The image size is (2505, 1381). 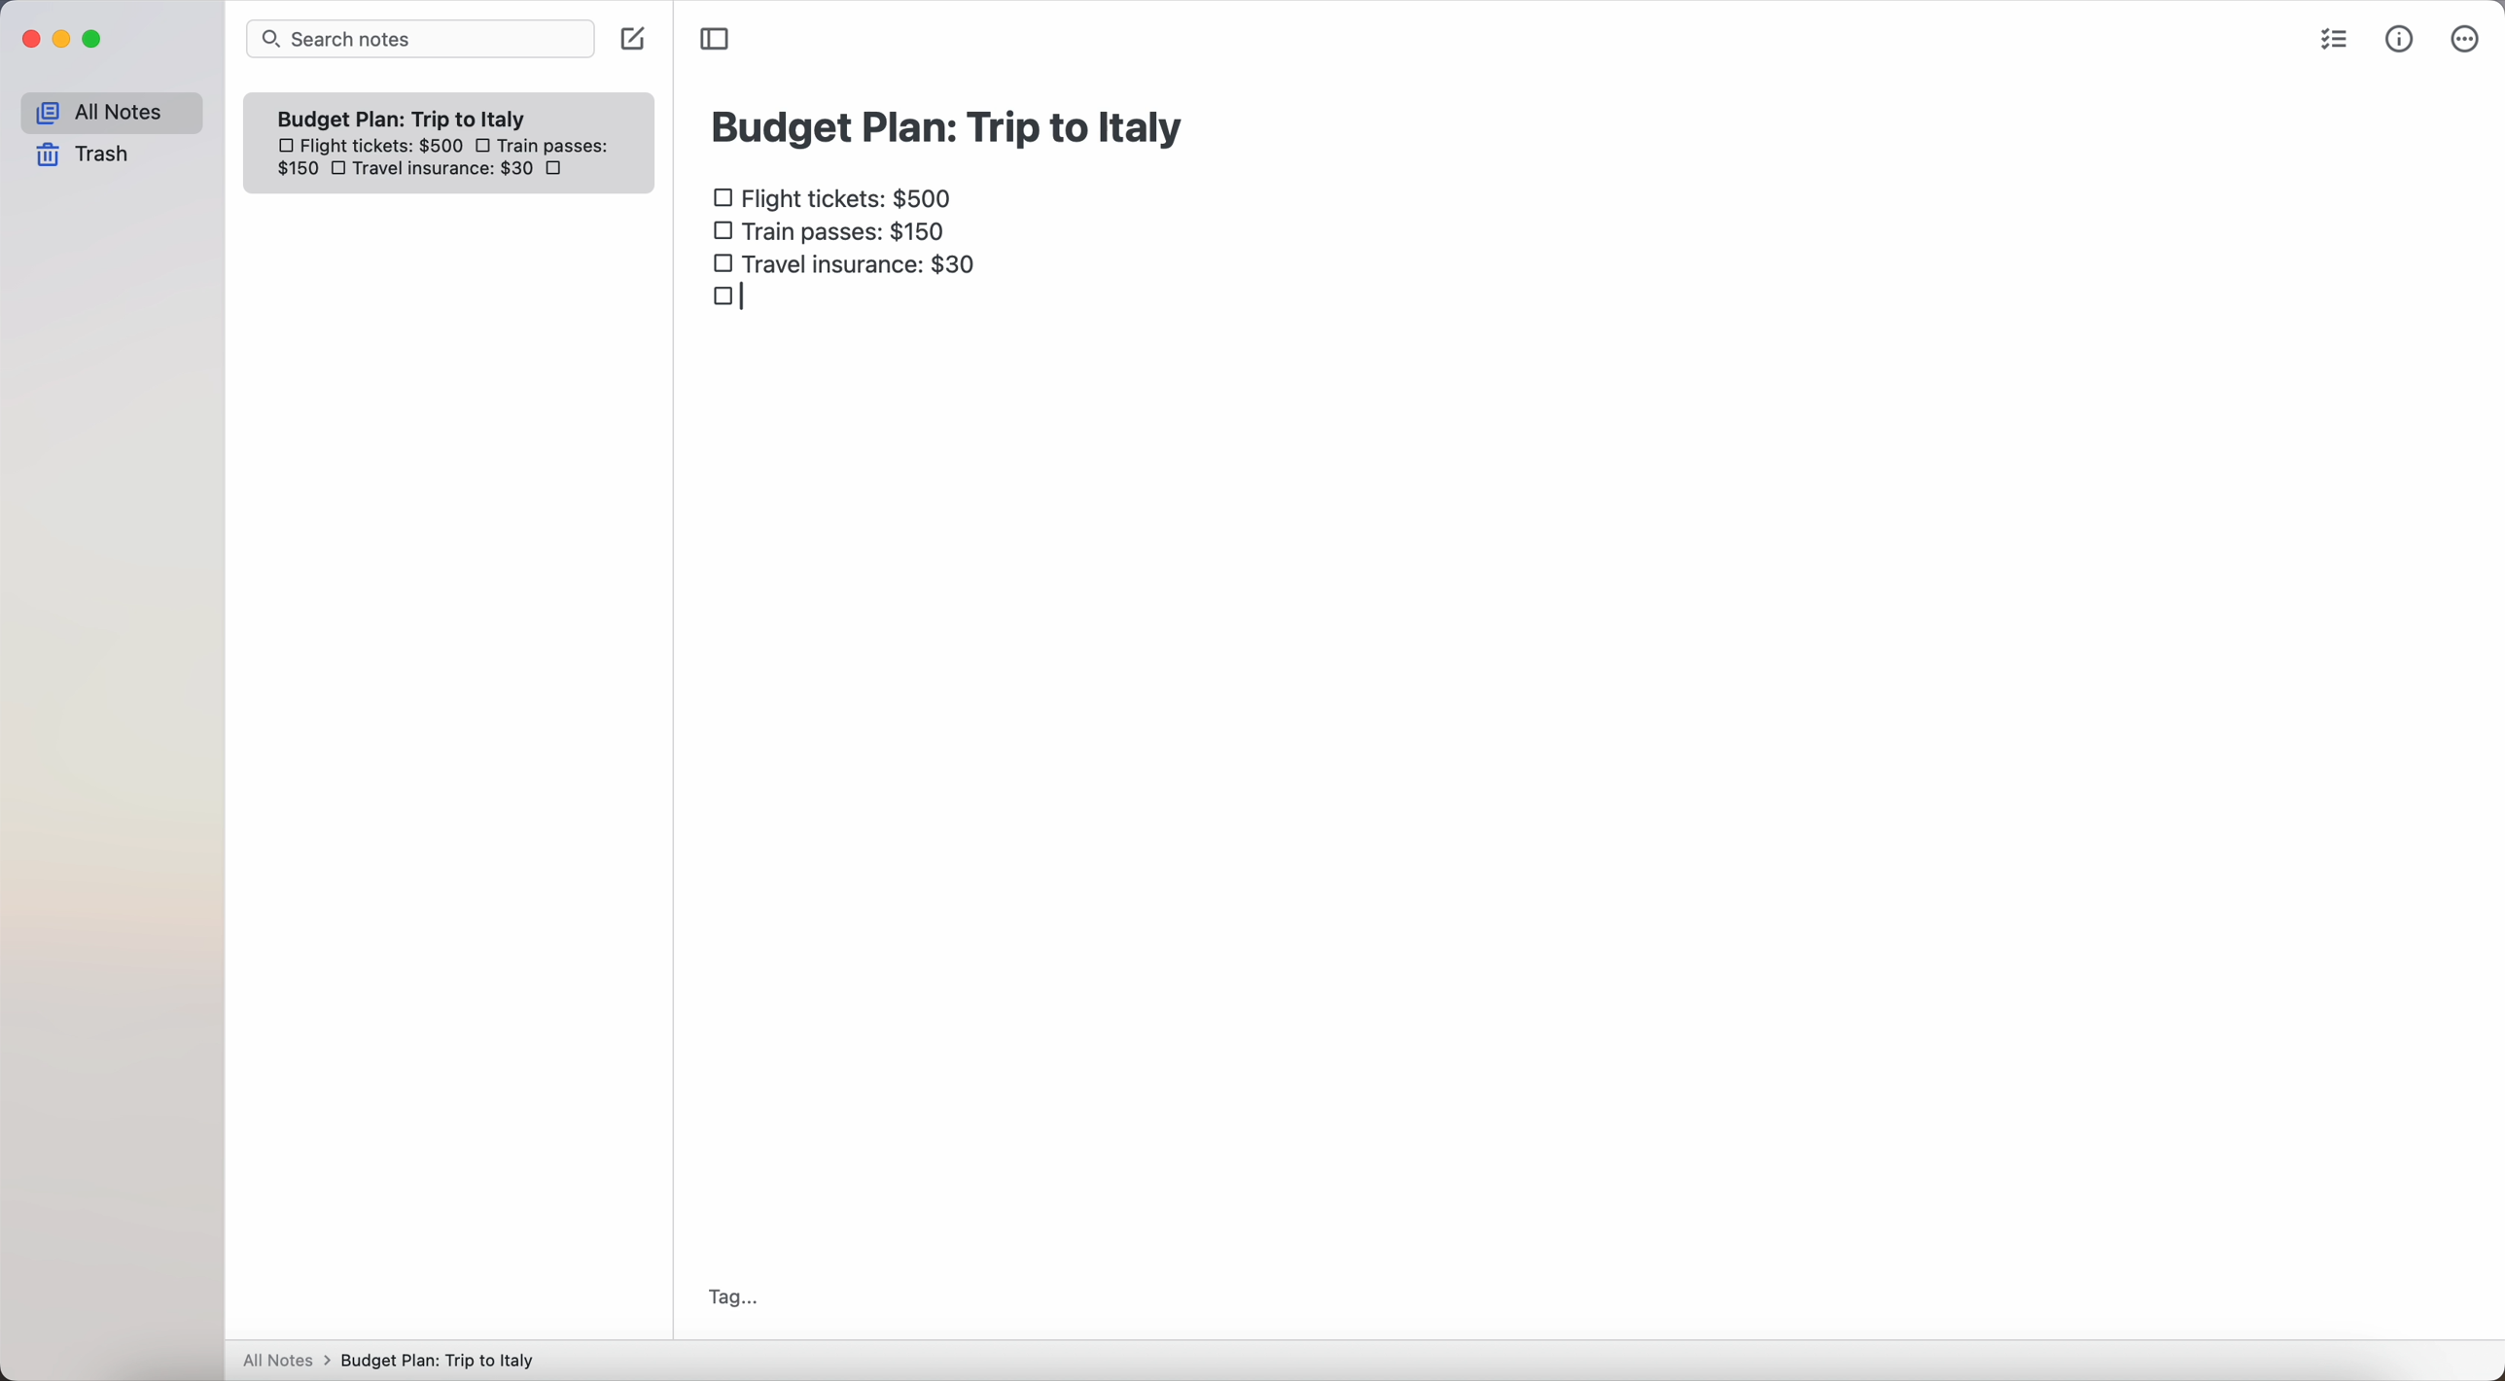 I want to click on checkbox, so click(x=340, y=172).